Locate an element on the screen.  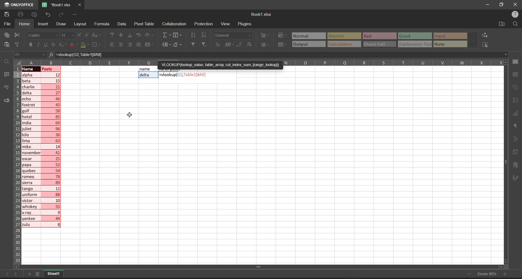
insert is located at coordinates (43, 24).